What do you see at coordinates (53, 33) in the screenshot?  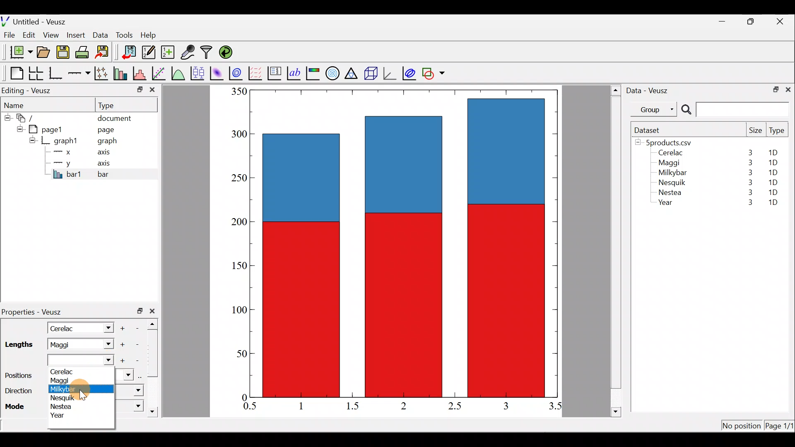 I see `View` at bounding box center [53, 33].